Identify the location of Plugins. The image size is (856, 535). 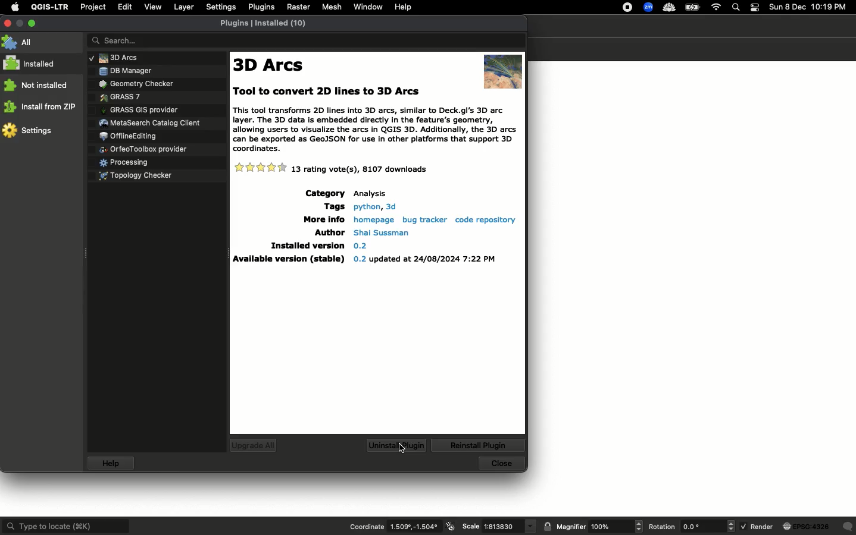
(126, 160).